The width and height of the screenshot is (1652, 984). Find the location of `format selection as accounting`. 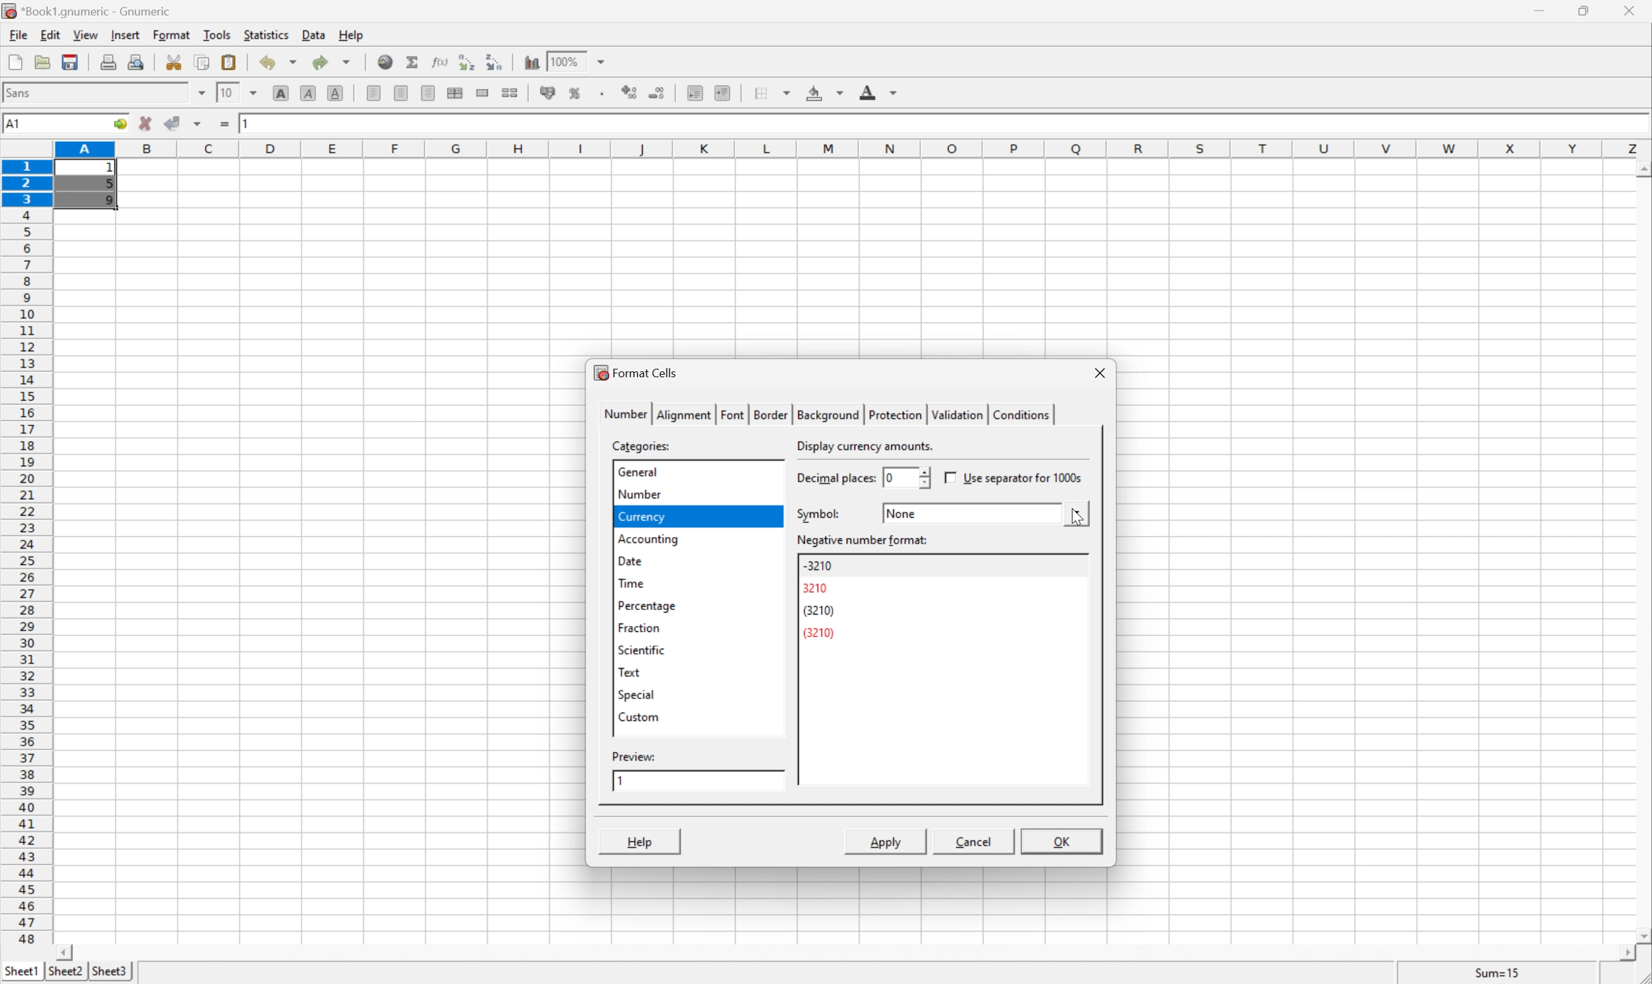

format selection as accounting is located at coordinates (549, 93).